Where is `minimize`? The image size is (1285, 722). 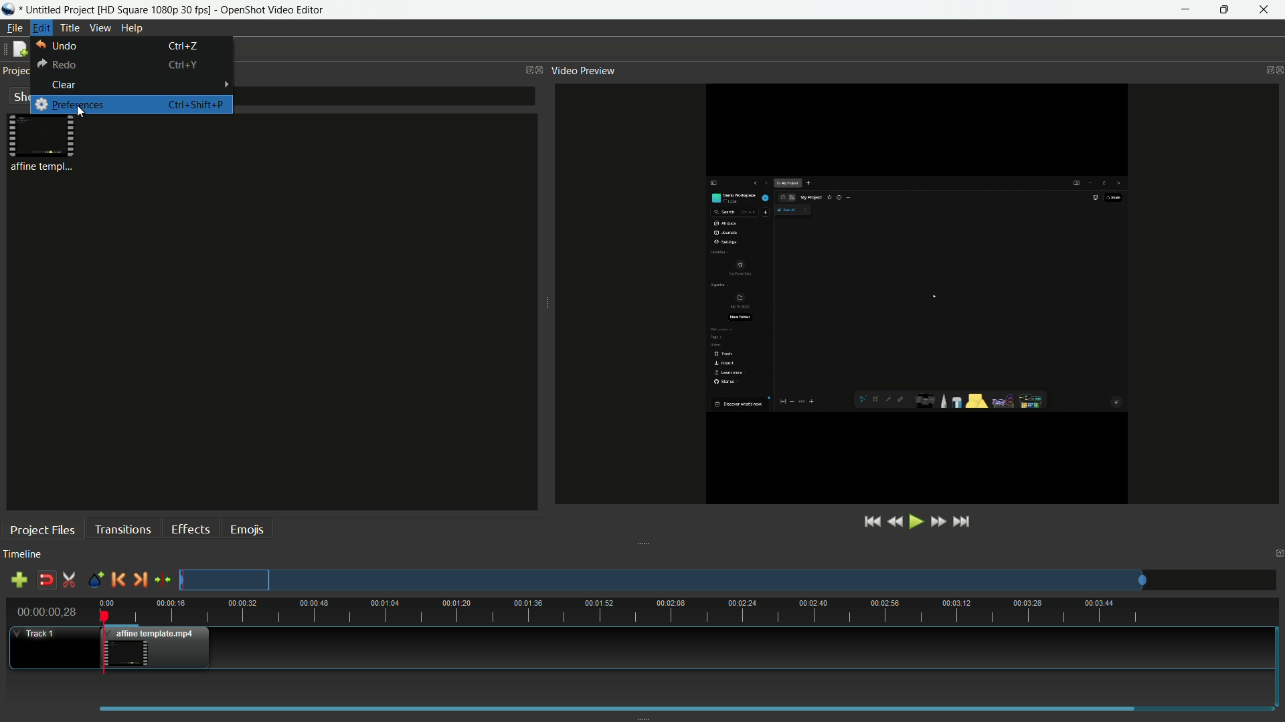
minimize is located at coordinates (1182, 10).